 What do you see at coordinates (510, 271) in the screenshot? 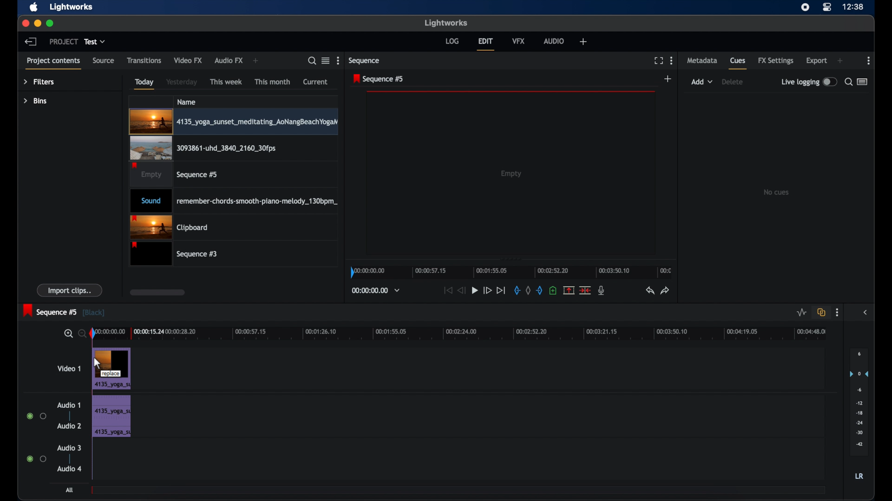
I see `timeline  scale` at bounding box center [510, 271].